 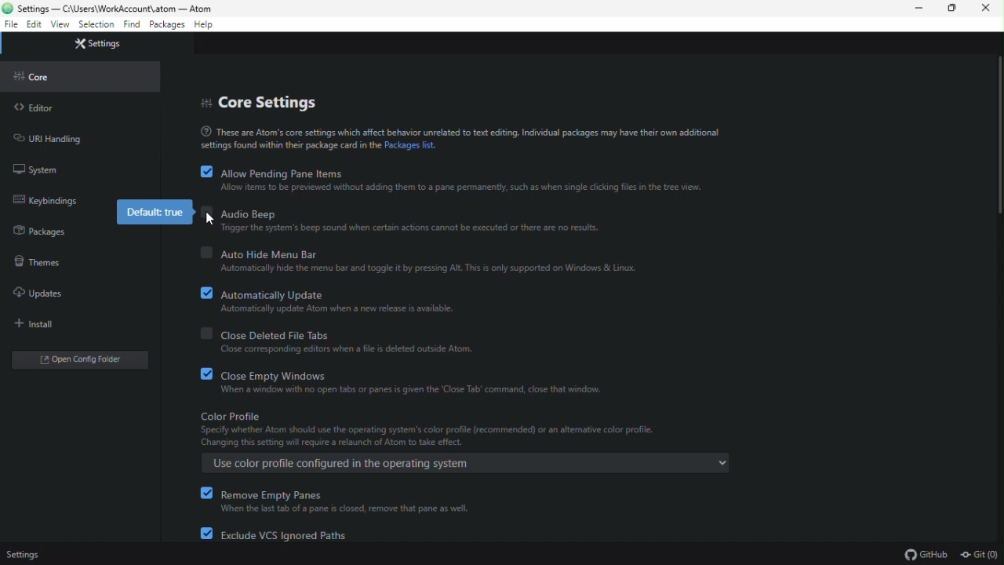 I want to click on system, so click(x=38, y=170).